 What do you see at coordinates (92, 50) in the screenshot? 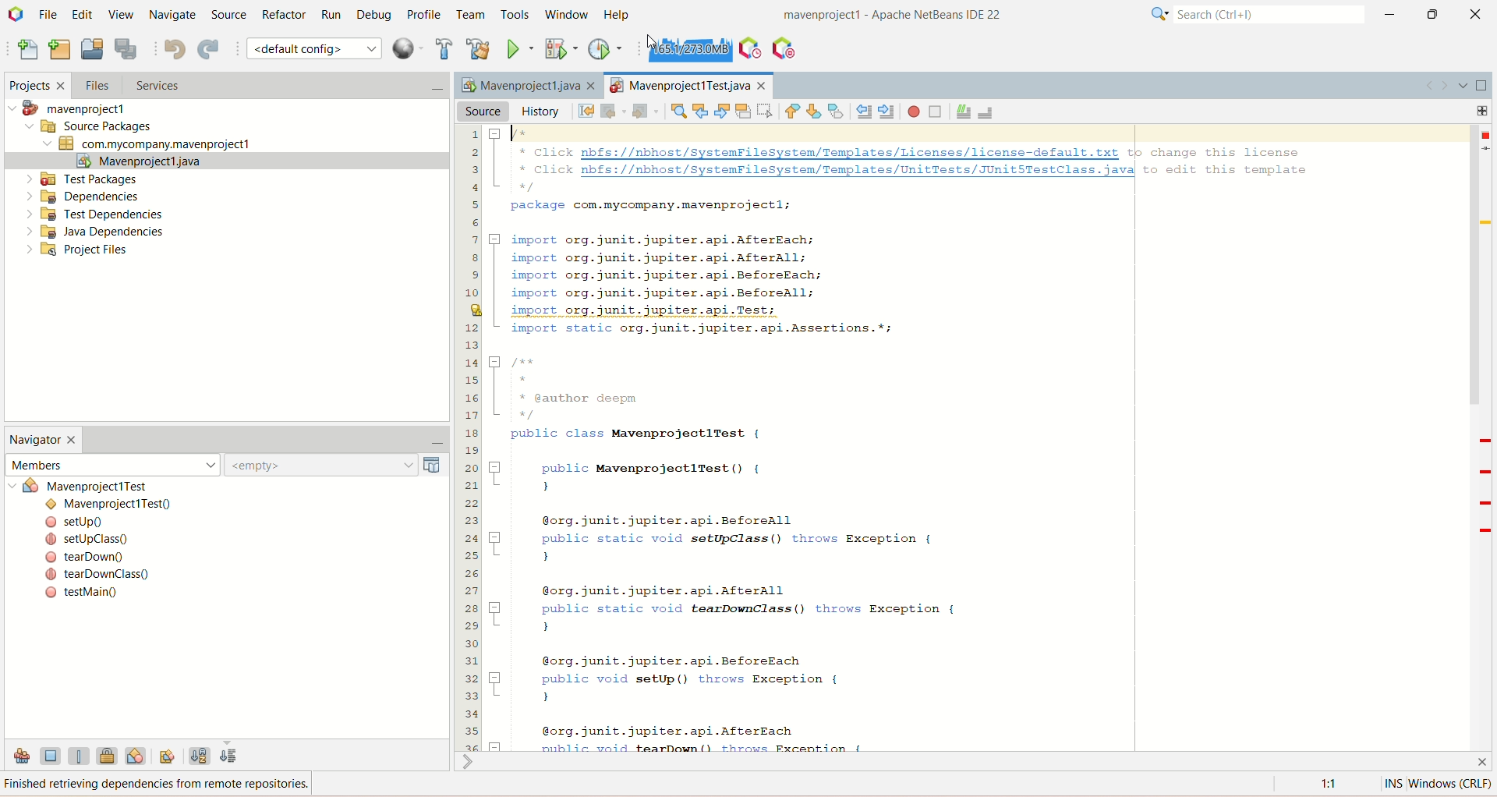
I see `open project` at bounding box center [92, 50].